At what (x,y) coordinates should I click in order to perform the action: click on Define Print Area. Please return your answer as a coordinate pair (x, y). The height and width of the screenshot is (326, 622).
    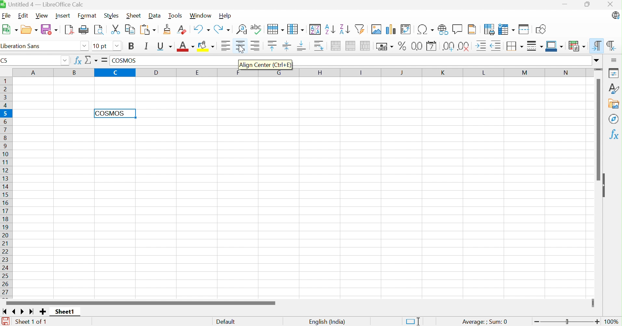
    Looking at the image, I should click on (489, 30).